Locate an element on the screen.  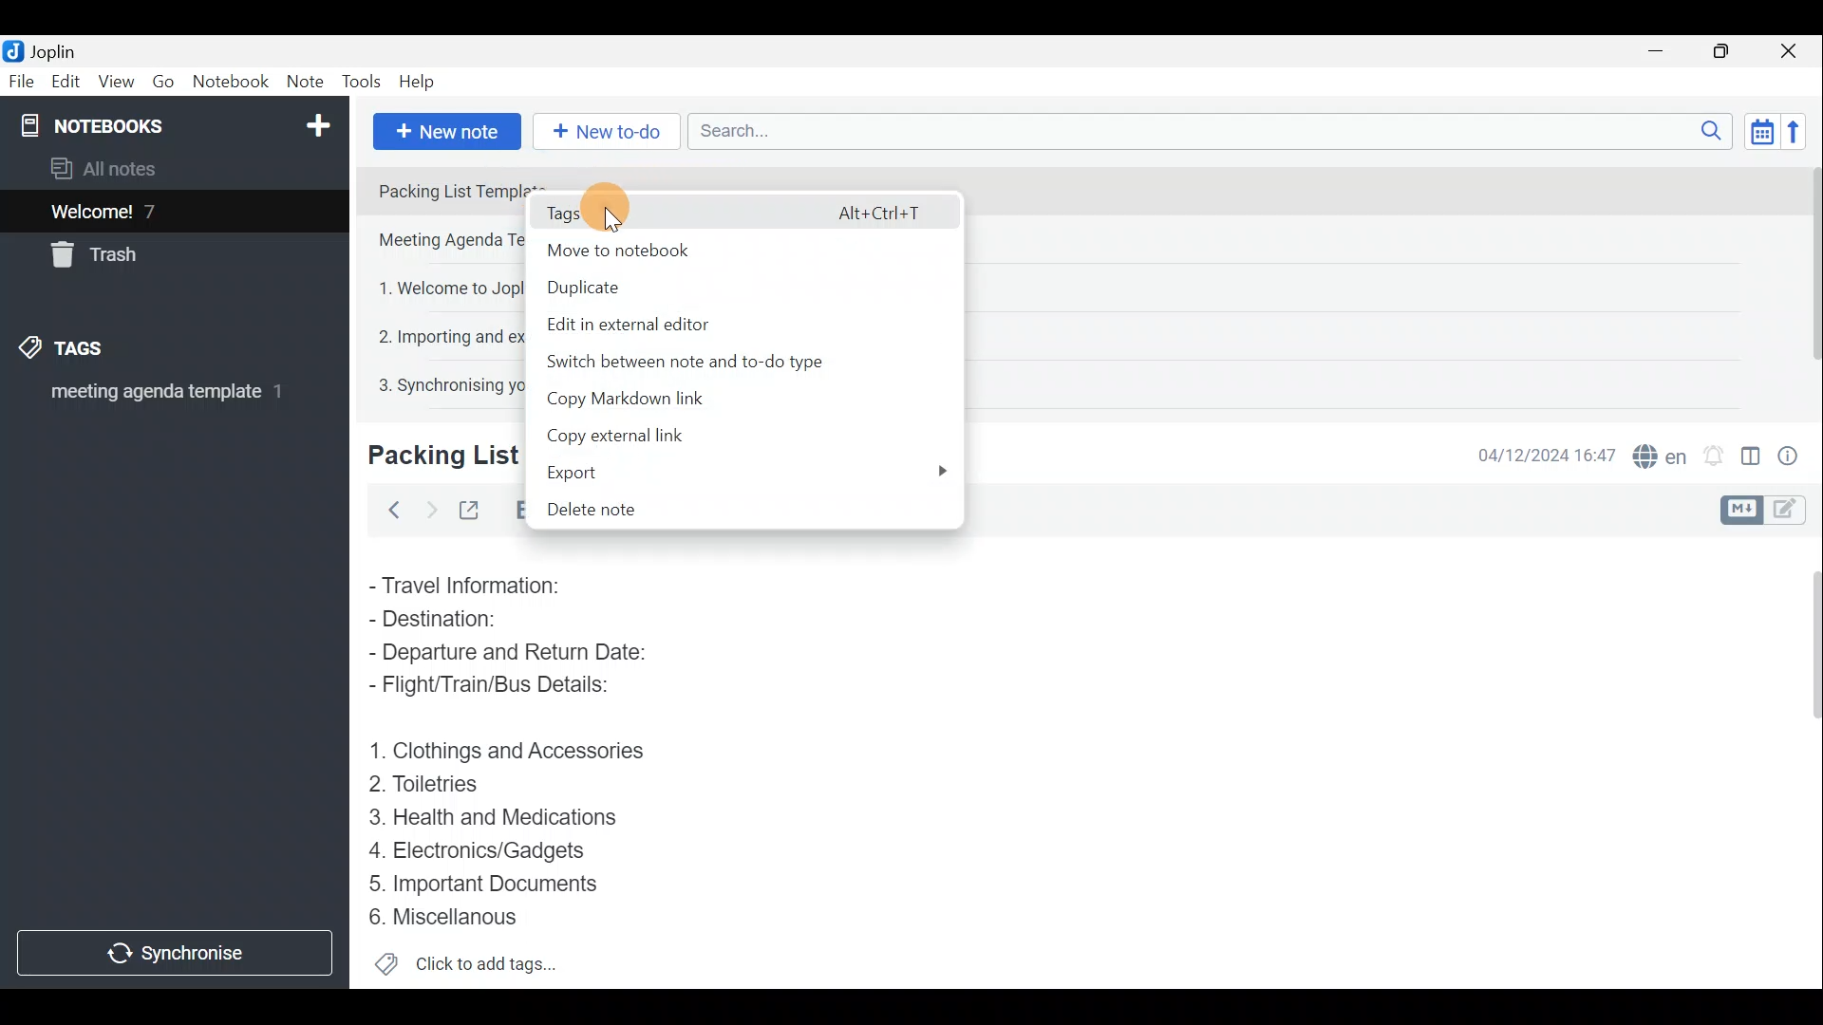
Flight/Train/Bus Details: is located at coordinates (509, 690).